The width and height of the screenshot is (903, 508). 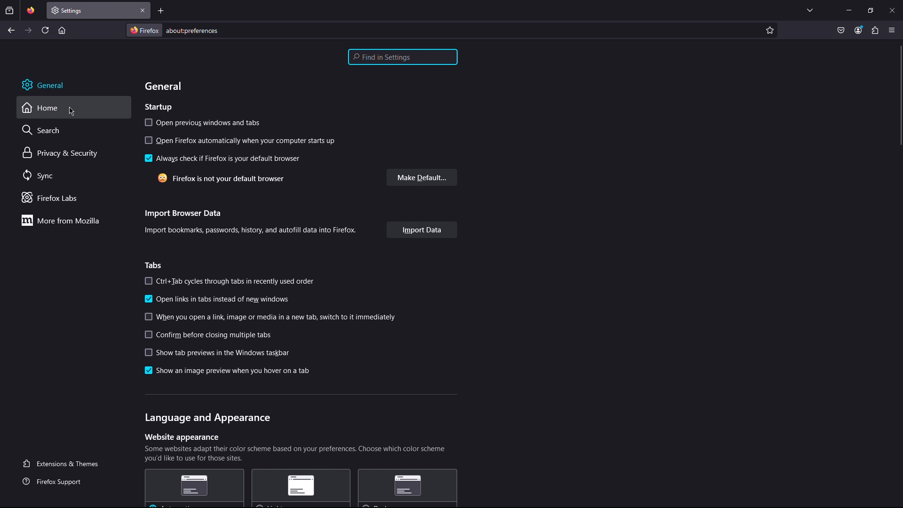 I want to click on Appearance option 3, so click(x=407, y=488).